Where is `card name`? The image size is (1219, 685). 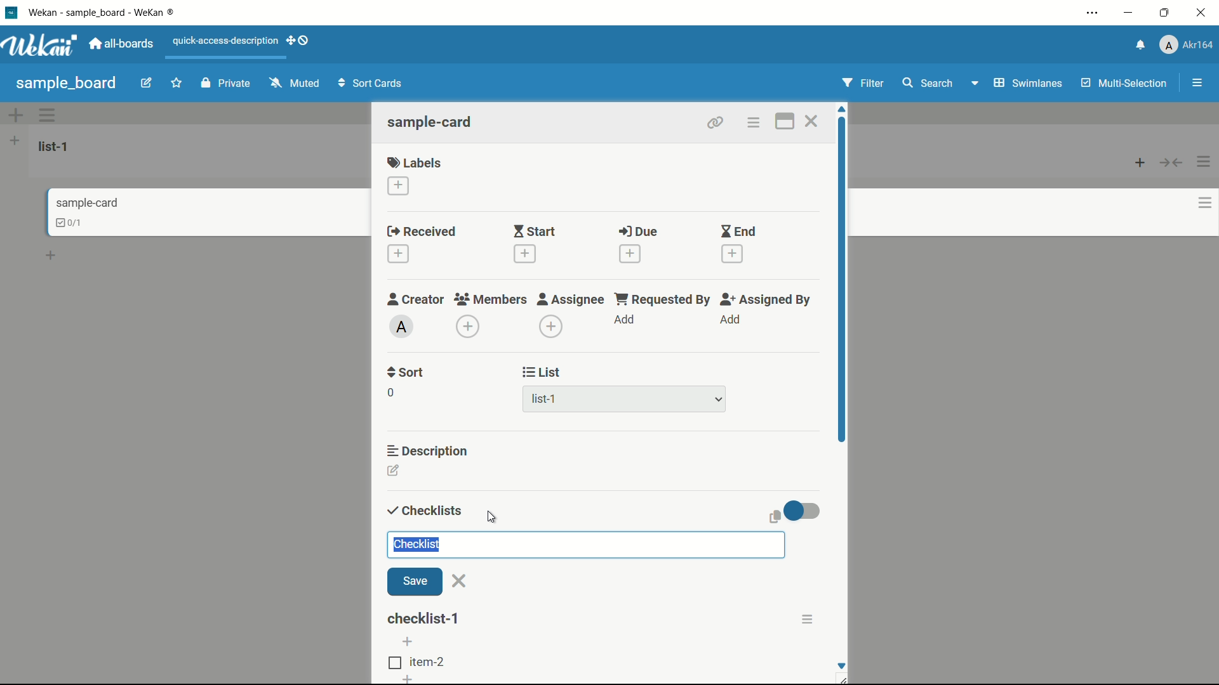 card name is located at coordinates (431, 122).